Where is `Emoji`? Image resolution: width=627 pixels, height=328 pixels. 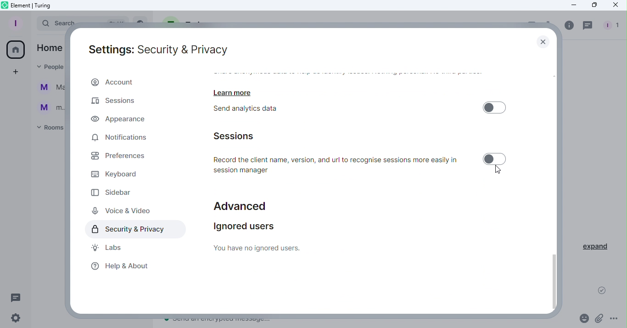
Emoji is located at coordinates (583, 318).